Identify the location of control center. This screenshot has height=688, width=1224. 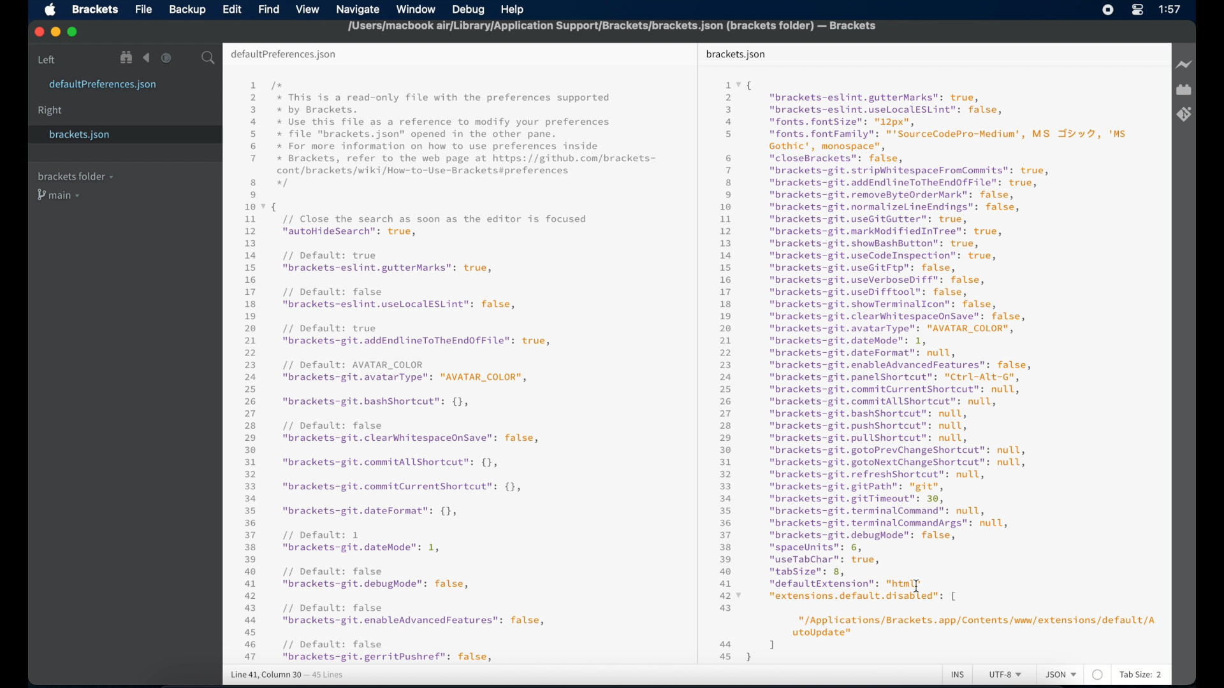
(1137, 10).